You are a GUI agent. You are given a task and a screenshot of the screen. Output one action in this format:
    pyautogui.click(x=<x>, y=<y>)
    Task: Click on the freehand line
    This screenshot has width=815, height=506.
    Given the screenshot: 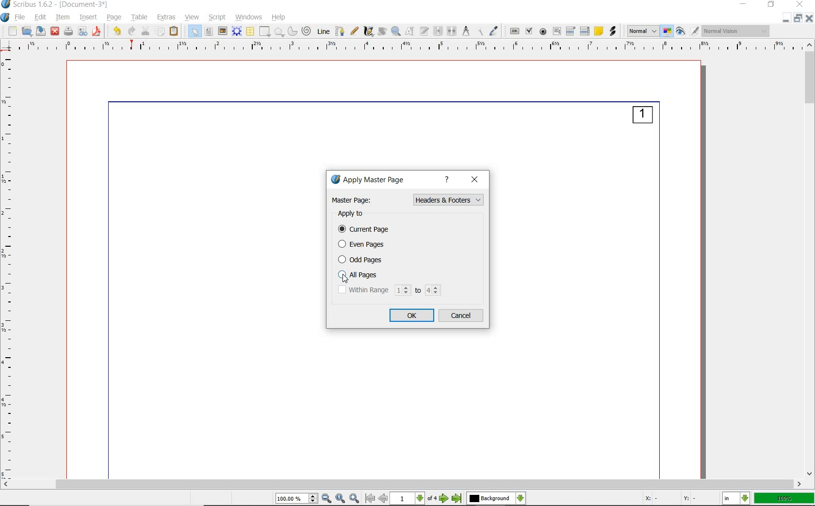 What is the action you would take?
    pyautogui.click(x=354, y=32)
    